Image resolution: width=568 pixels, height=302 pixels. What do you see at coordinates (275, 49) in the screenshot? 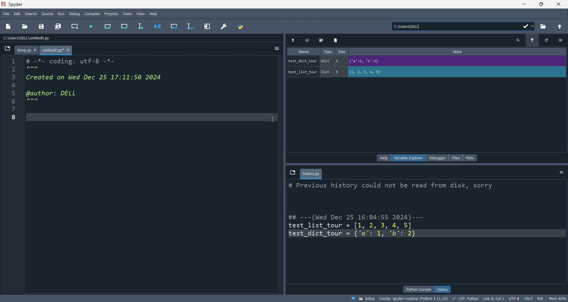
I see `options` at bounding box center [275, 49].